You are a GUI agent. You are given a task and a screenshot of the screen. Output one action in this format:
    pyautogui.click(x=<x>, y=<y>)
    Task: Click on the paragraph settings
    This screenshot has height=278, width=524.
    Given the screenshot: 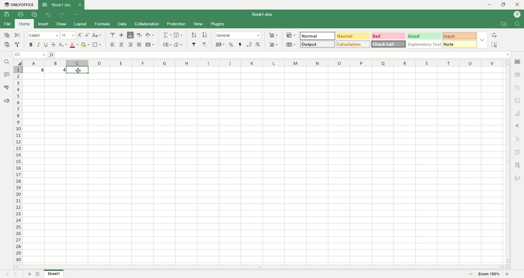 What is the action you would take?
    pyautogui.click(x=519, y=127)
    